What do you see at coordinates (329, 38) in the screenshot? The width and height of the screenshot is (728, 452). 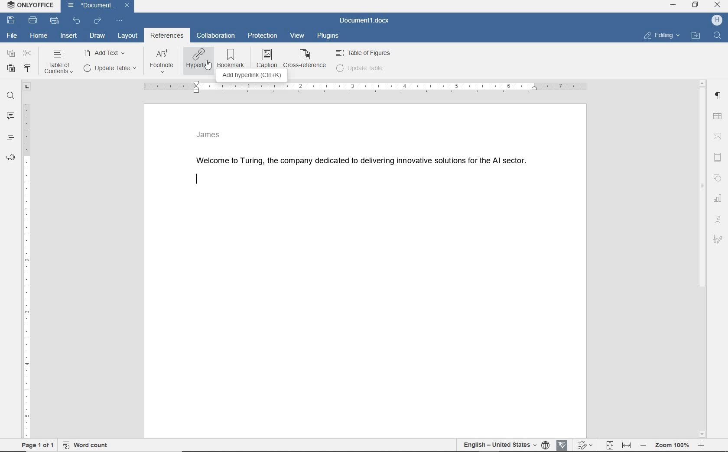 I see `plugins` at bounding box center [329, 38].